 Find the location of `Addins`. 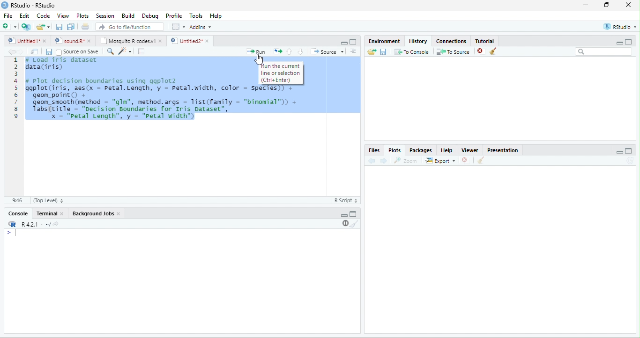

Addins is located at coordinates (201, 27).